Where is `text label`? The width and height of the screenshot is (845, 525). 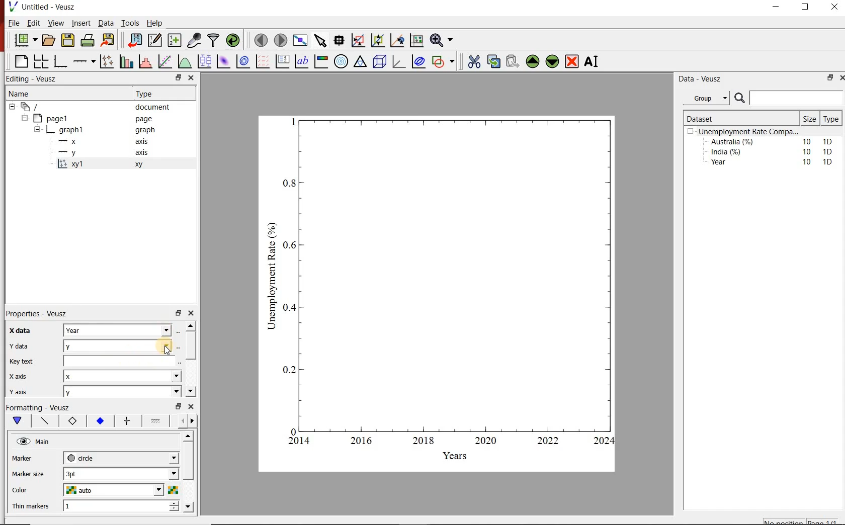 text label is located at coordinates (302, 61).